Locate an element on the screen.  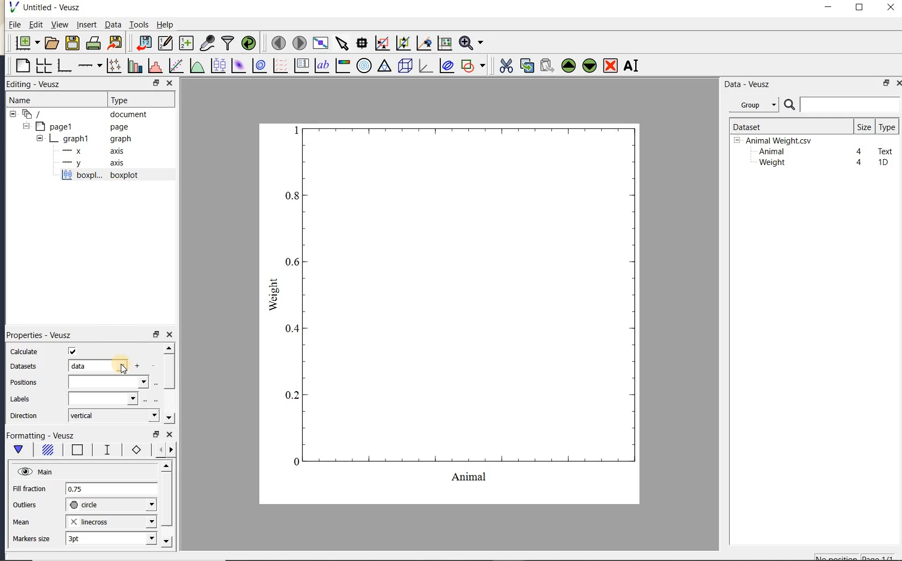
plot bar charts is located at coordinates (135, 66).